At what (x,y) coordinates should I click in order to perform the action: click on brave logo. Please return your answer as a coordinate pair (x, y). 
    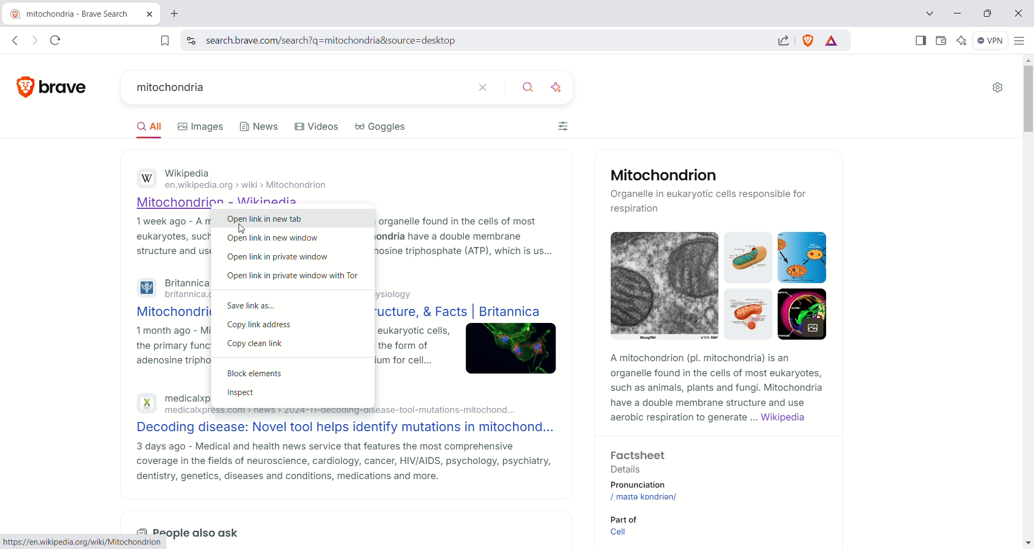
    Looking at the image, I should click on (18, 87).